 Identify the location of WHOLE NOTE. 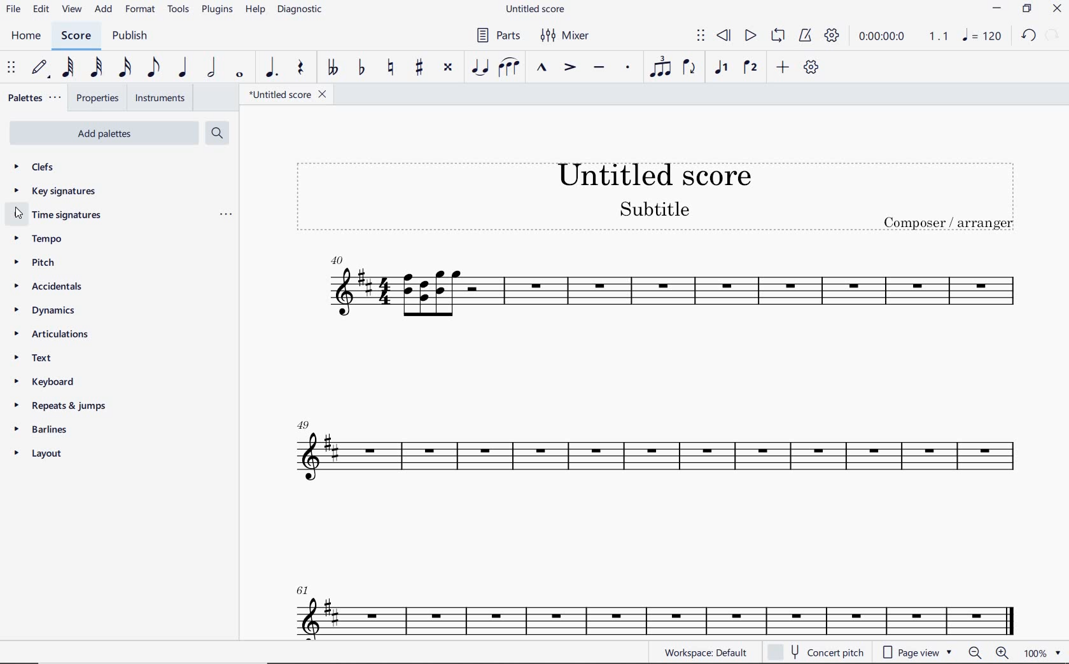
(239, 76).